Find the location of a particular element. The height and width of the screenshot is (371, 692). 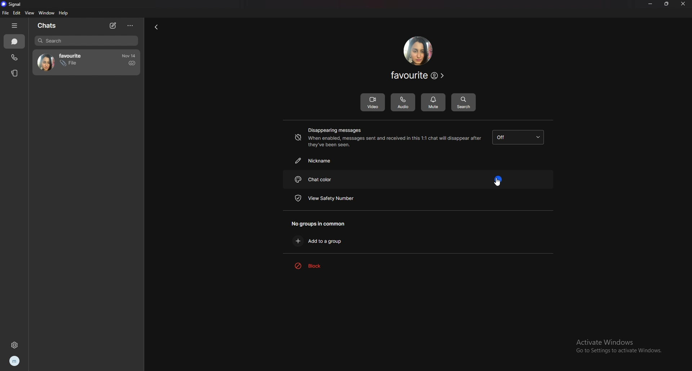

mute is located at coordinates (434, 102).